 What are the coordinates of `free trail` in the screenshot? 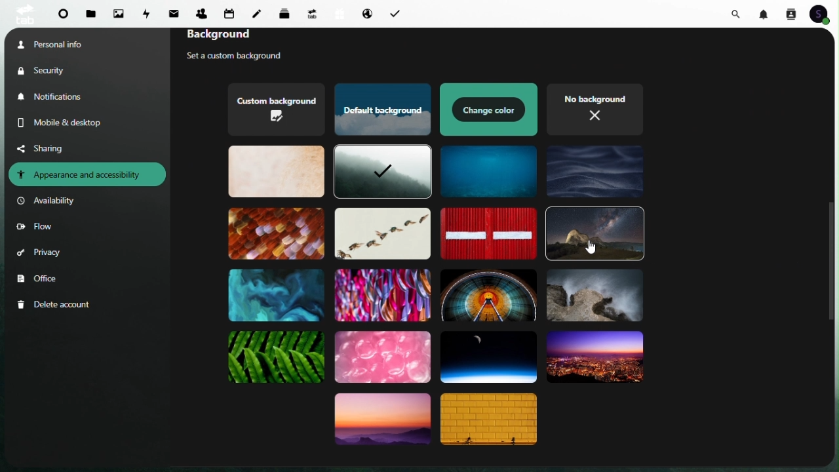 It's located at (337, 14).